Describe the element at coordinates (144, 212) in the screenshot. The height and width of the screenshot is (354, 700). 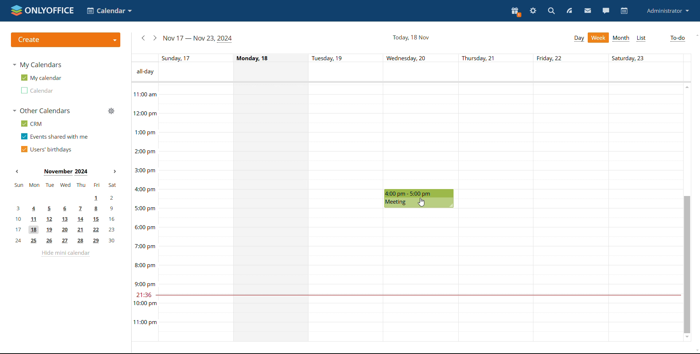
I see `time line` at that location.